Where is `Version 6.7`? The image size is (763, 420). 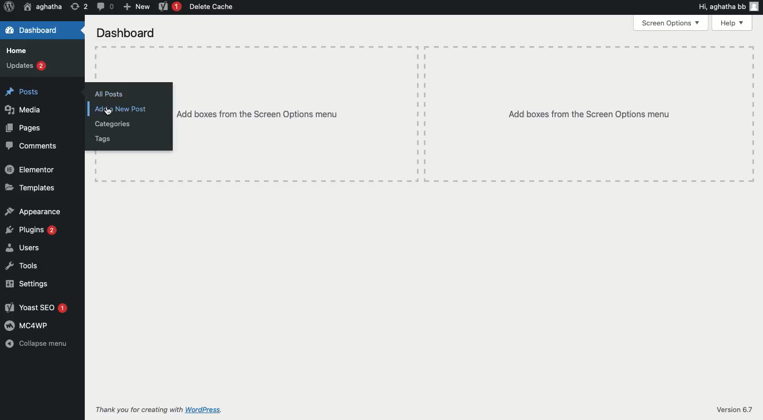 Version 6.7 is located at coordinates (731, 408).